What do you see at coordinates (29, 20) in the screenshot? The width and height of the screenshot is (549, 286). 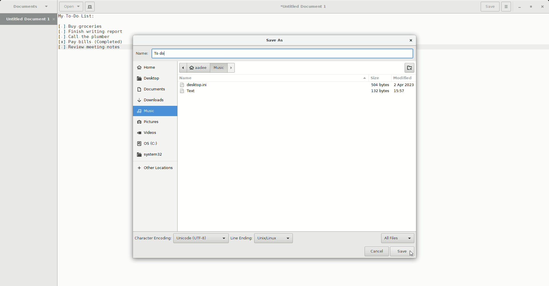 I see `Untitled Document 1` at bounding box center [29, 20].